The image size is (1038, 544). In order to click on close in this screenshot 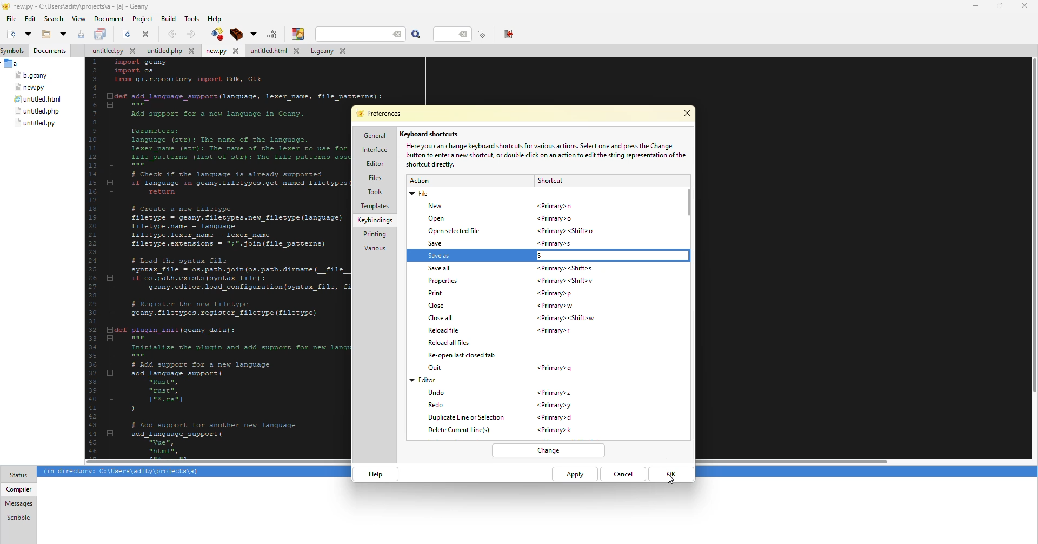, I will do `click(437, 306)`.